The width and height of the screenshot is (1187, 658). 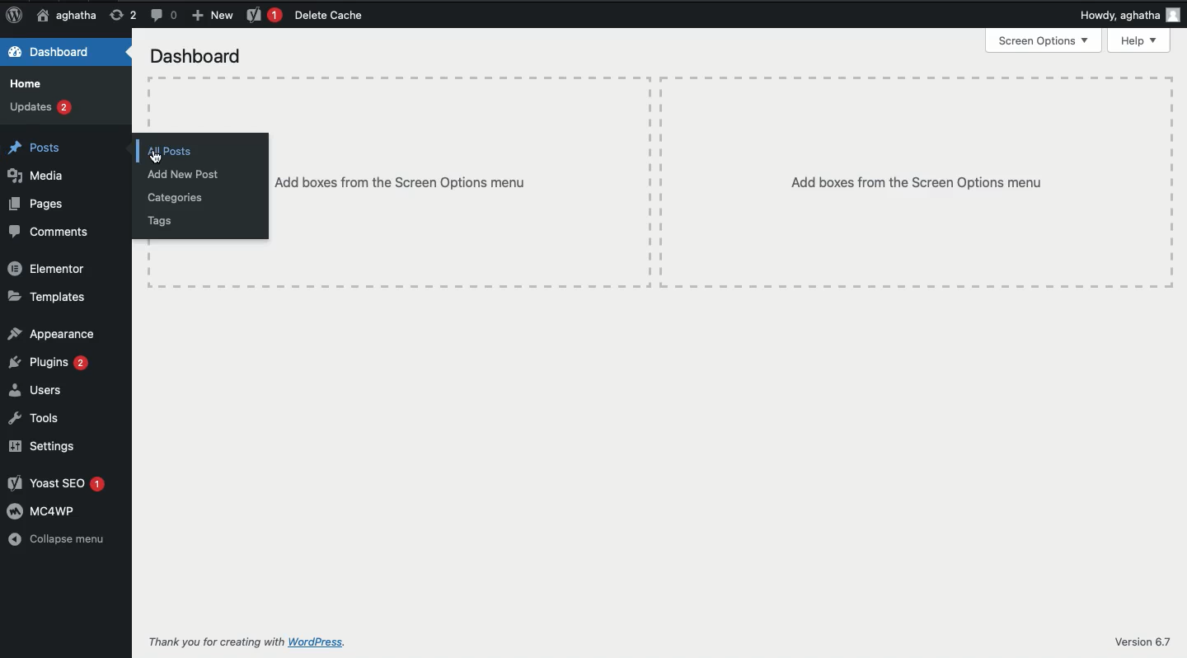 What do you see at coordinates (1143, 642) in the screenshot?
I see `Version 6.7` at bounding box center [1143, 642].